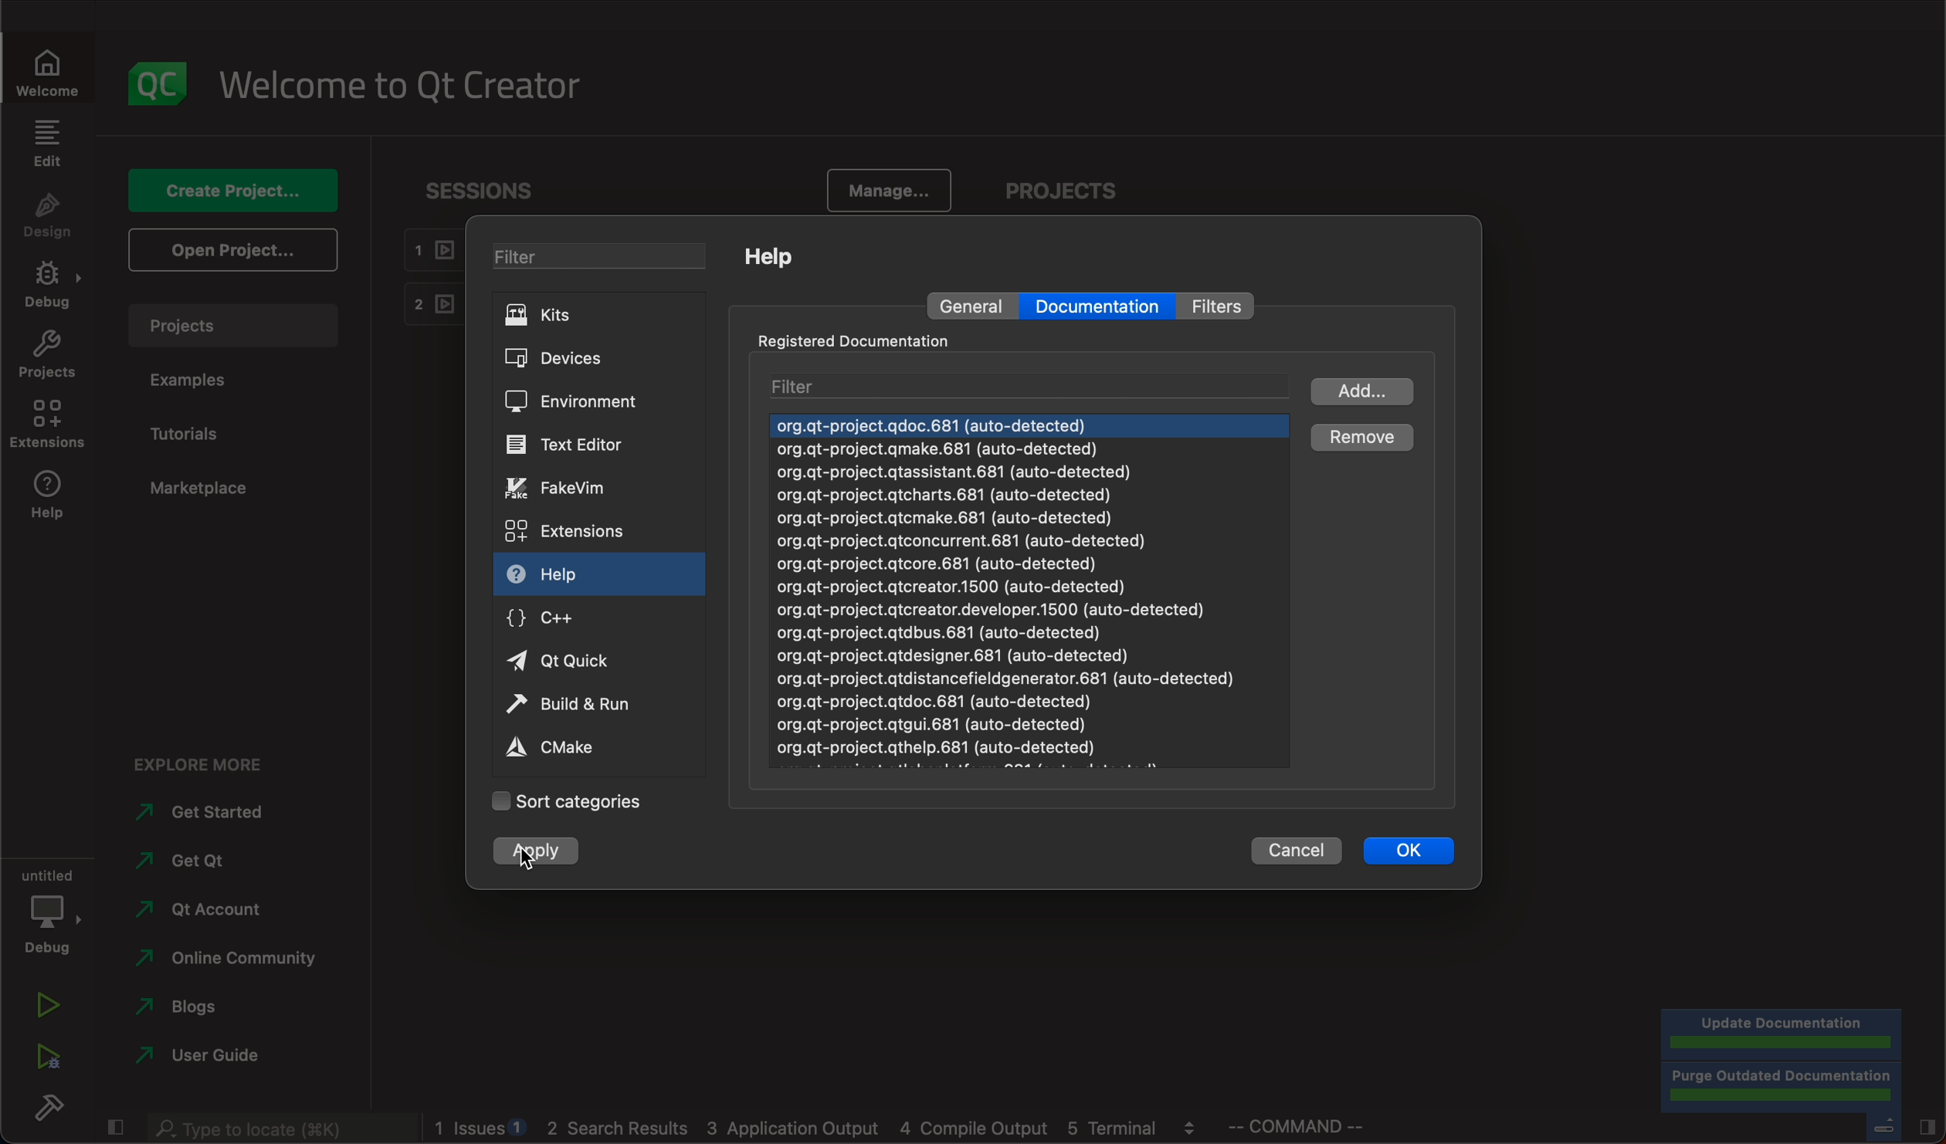 The width and height of the screenshot is (1946, 1144). I want to click on org.gt-project.qdoc.681 (auto-detected)
org.gt-project.gmake.681 (auto-detected)
org.qt-project.qtassistant.681 (auto-detected)
org.qt-project.qtcharts.681 (auto-detected)
org.gt-project.gtcmake.681 (auto-detected)
org.gt-project.gtconcurrent.681 (auto-detected)
org.qt-project.qtcore.681 (auto-detected)
org.gt-project.qtcreator.1500 (auto-detected)
org.qt-project.qtcreator.developer.1500 (auto-detected)
org.qt-project.qtdbus.681 (auto-detected)
org.qt-project.qtdesigner.681 (auto-detected)
org.gt-project.qtdistancefieldgenerator.681 (auto-detected)
org.qt-project.qtdoc.681 (auto-detected)
org.gt-project.qtgui.681 (auto-detected), so click(1004, 610).